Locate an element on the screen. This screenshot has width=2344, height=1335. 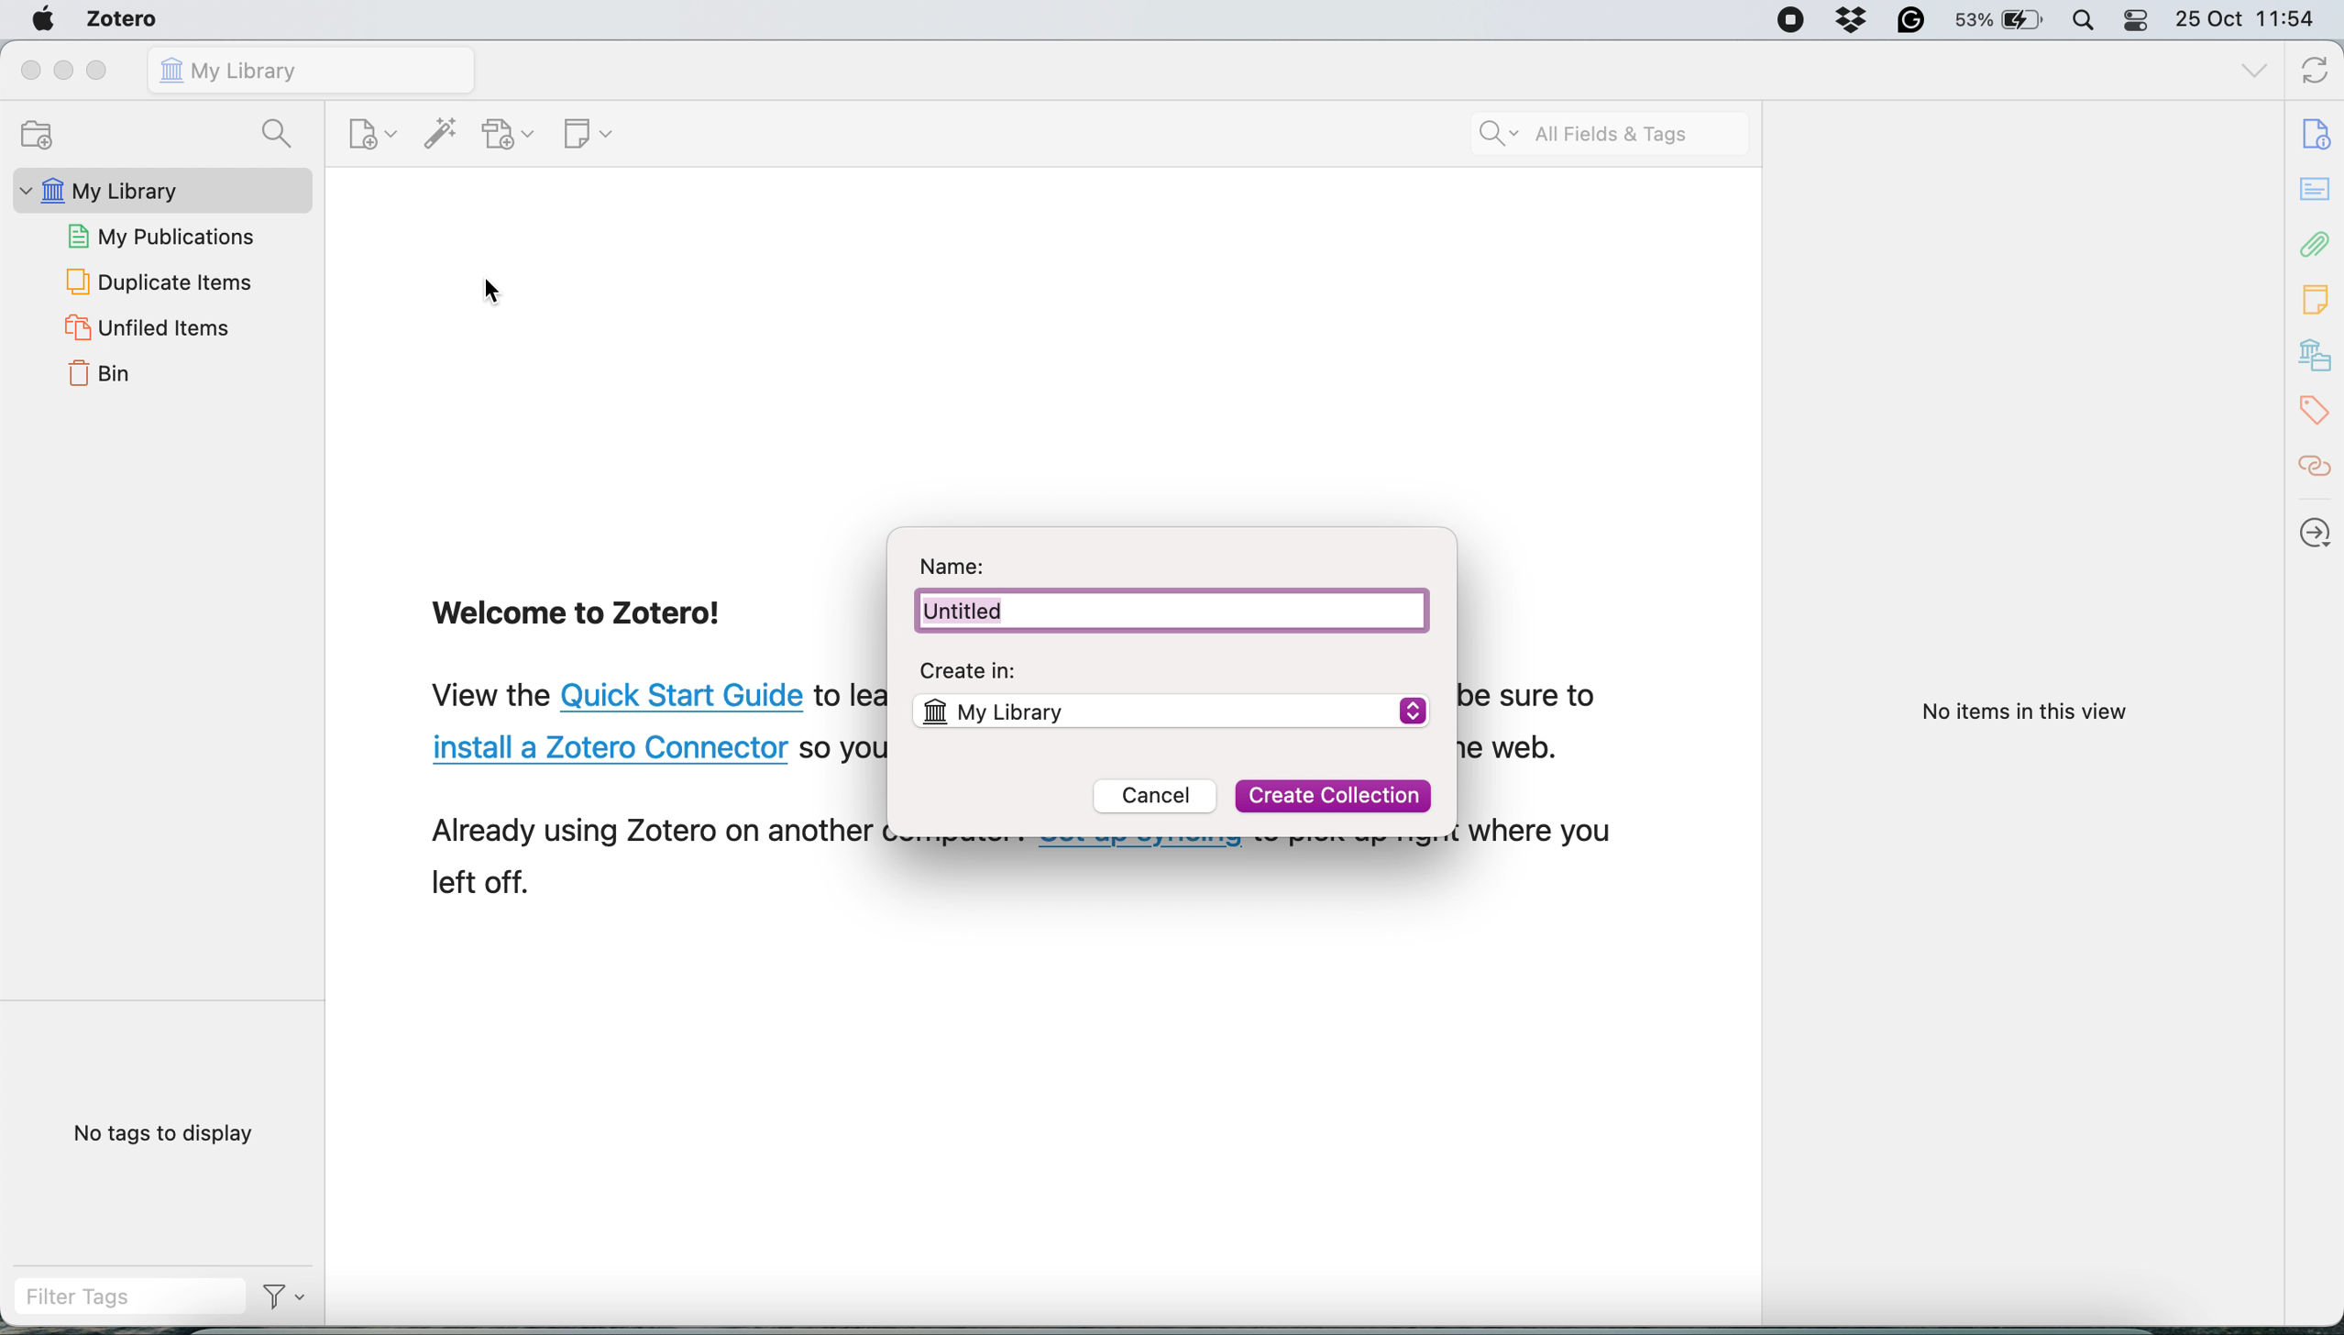
locate is located at coordinates (2317, 526).